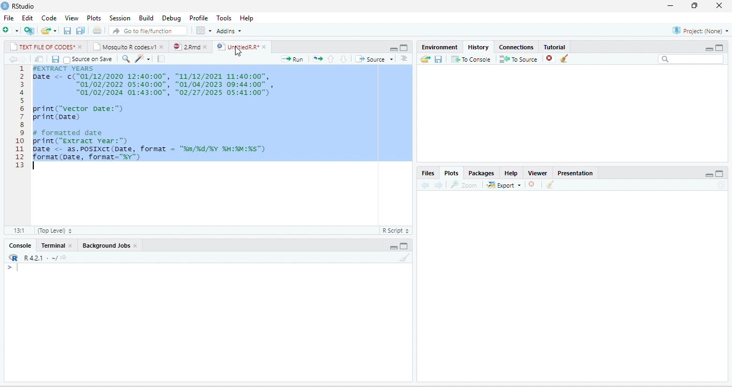 The height and width of the screenshot is (387, 732). What do you see at coordinates (375, 59) in the screenshot?
I see `Source` at bounding box center [375, 59].